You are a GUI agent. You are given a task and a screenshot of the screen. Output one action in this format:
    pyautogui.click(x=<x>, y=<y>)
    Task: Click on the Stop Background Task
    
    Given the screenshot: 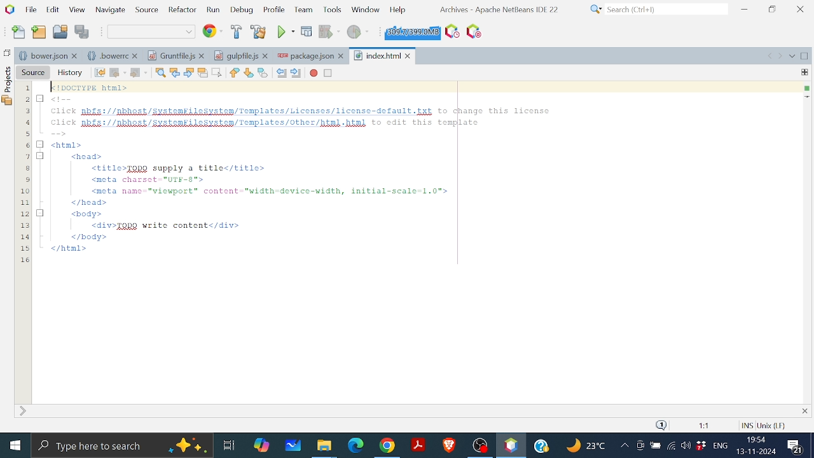 What is the action you would take?
    pyautogui.click(x=473, y=32)
    